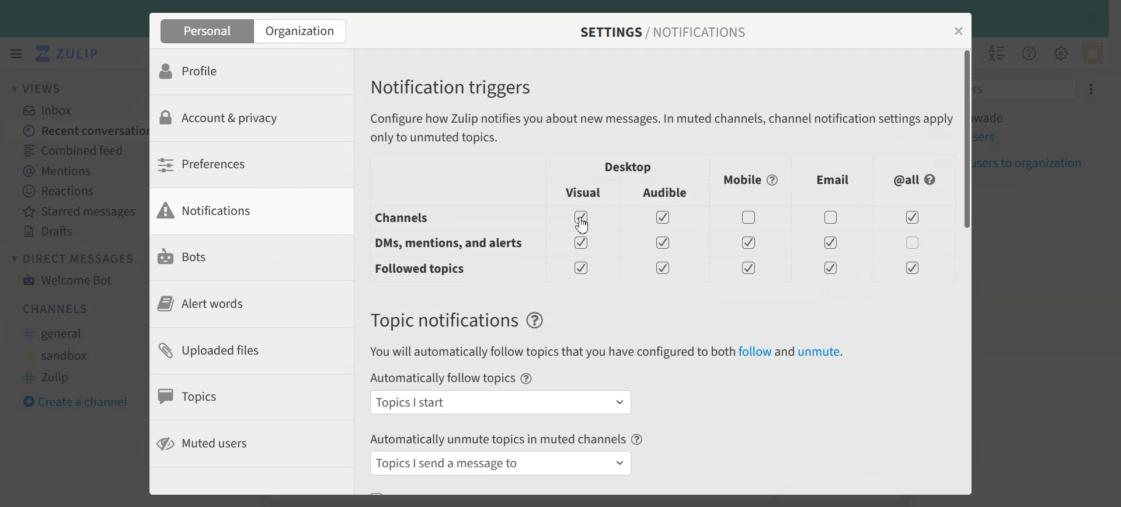 The width and height of the screenshot is (1121, 507). Describe the element at coordinates (503, 463) in the screenshot. I see `Topics I send a message to ` at that location.